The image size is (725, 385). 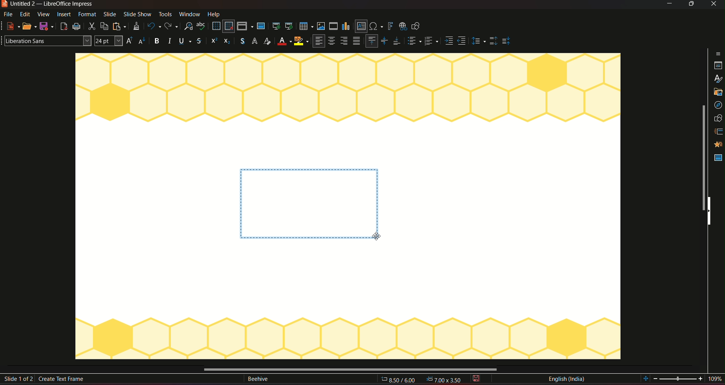 What do you see at coordinates (702, 157) in the screenshot?
I see `vertical scrollbar` at bounding box center [702, 157].